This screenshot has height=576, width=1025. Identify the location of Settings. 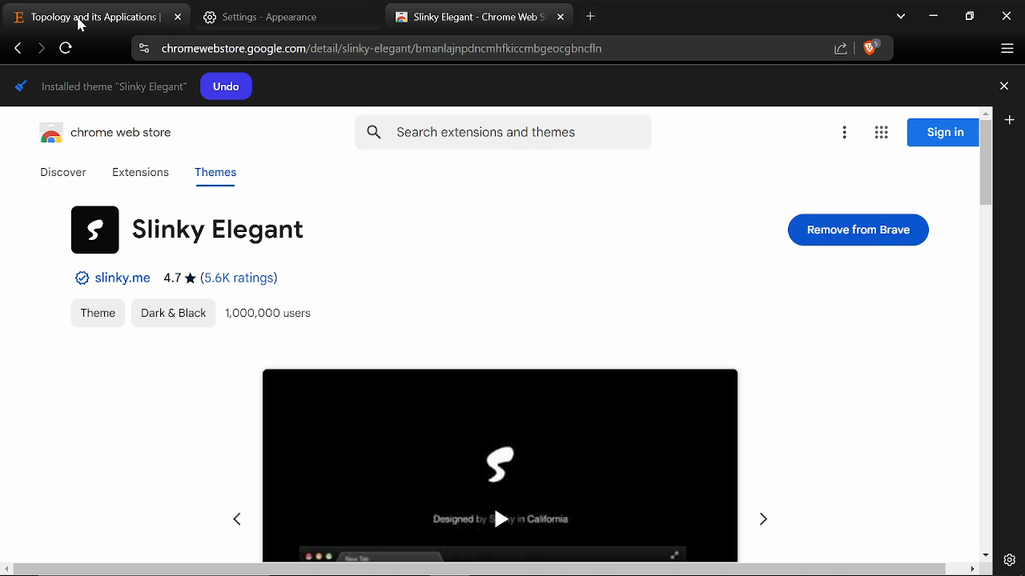
(1010, 559).